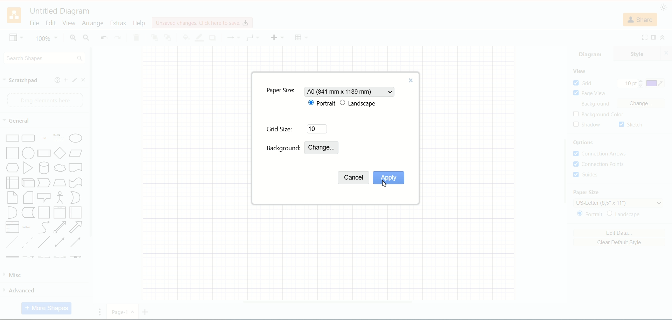  I want to click on fill color, so click(184, 37).